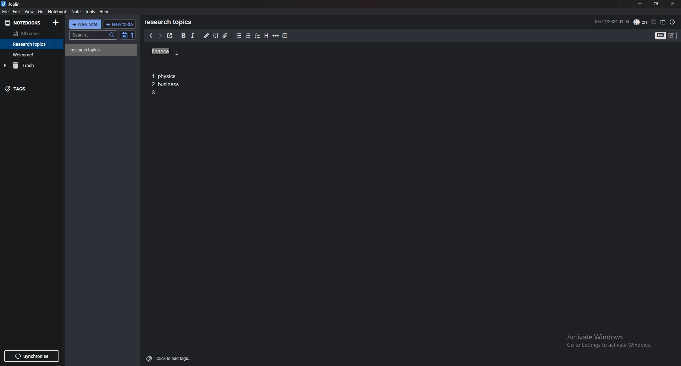 This screenshot has width=681, height=366. What do you see at coordinates (30, 90) in the screenshot?
I see `tags` at bounding box center [30, 90].